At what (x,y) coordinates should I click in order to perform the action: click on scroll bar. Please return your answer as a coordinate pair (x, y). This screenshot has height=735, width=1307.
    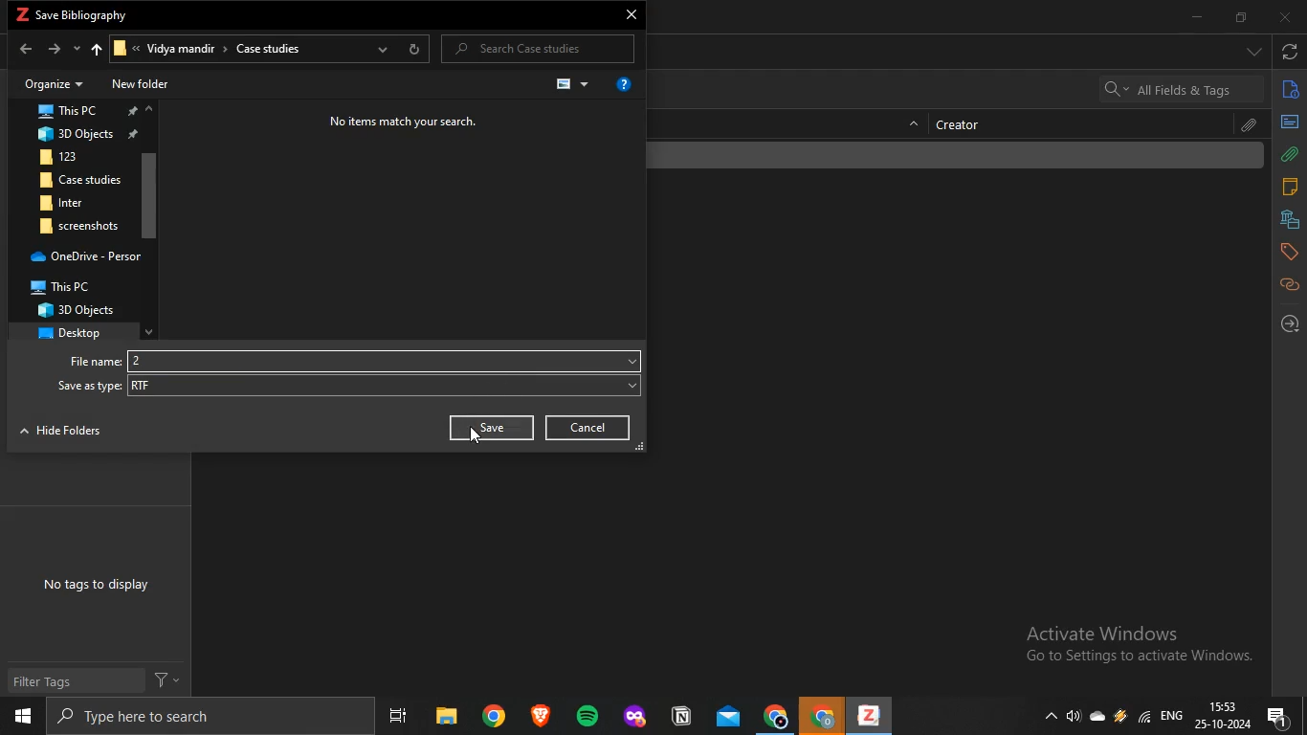
    Looking at the image, I should click on (149, 195).